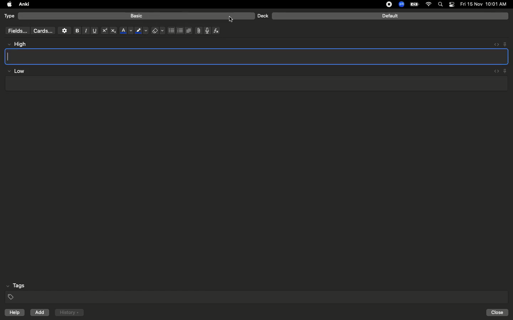  I want to click on Basic, so click(137, 16).